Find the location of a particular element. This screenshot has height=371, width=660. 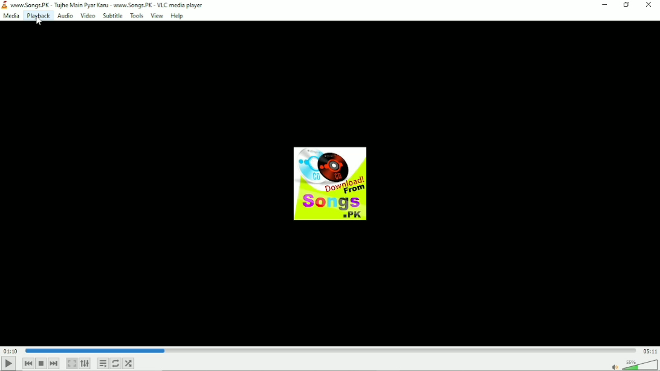

application logo is located at coordinates (4, 5).